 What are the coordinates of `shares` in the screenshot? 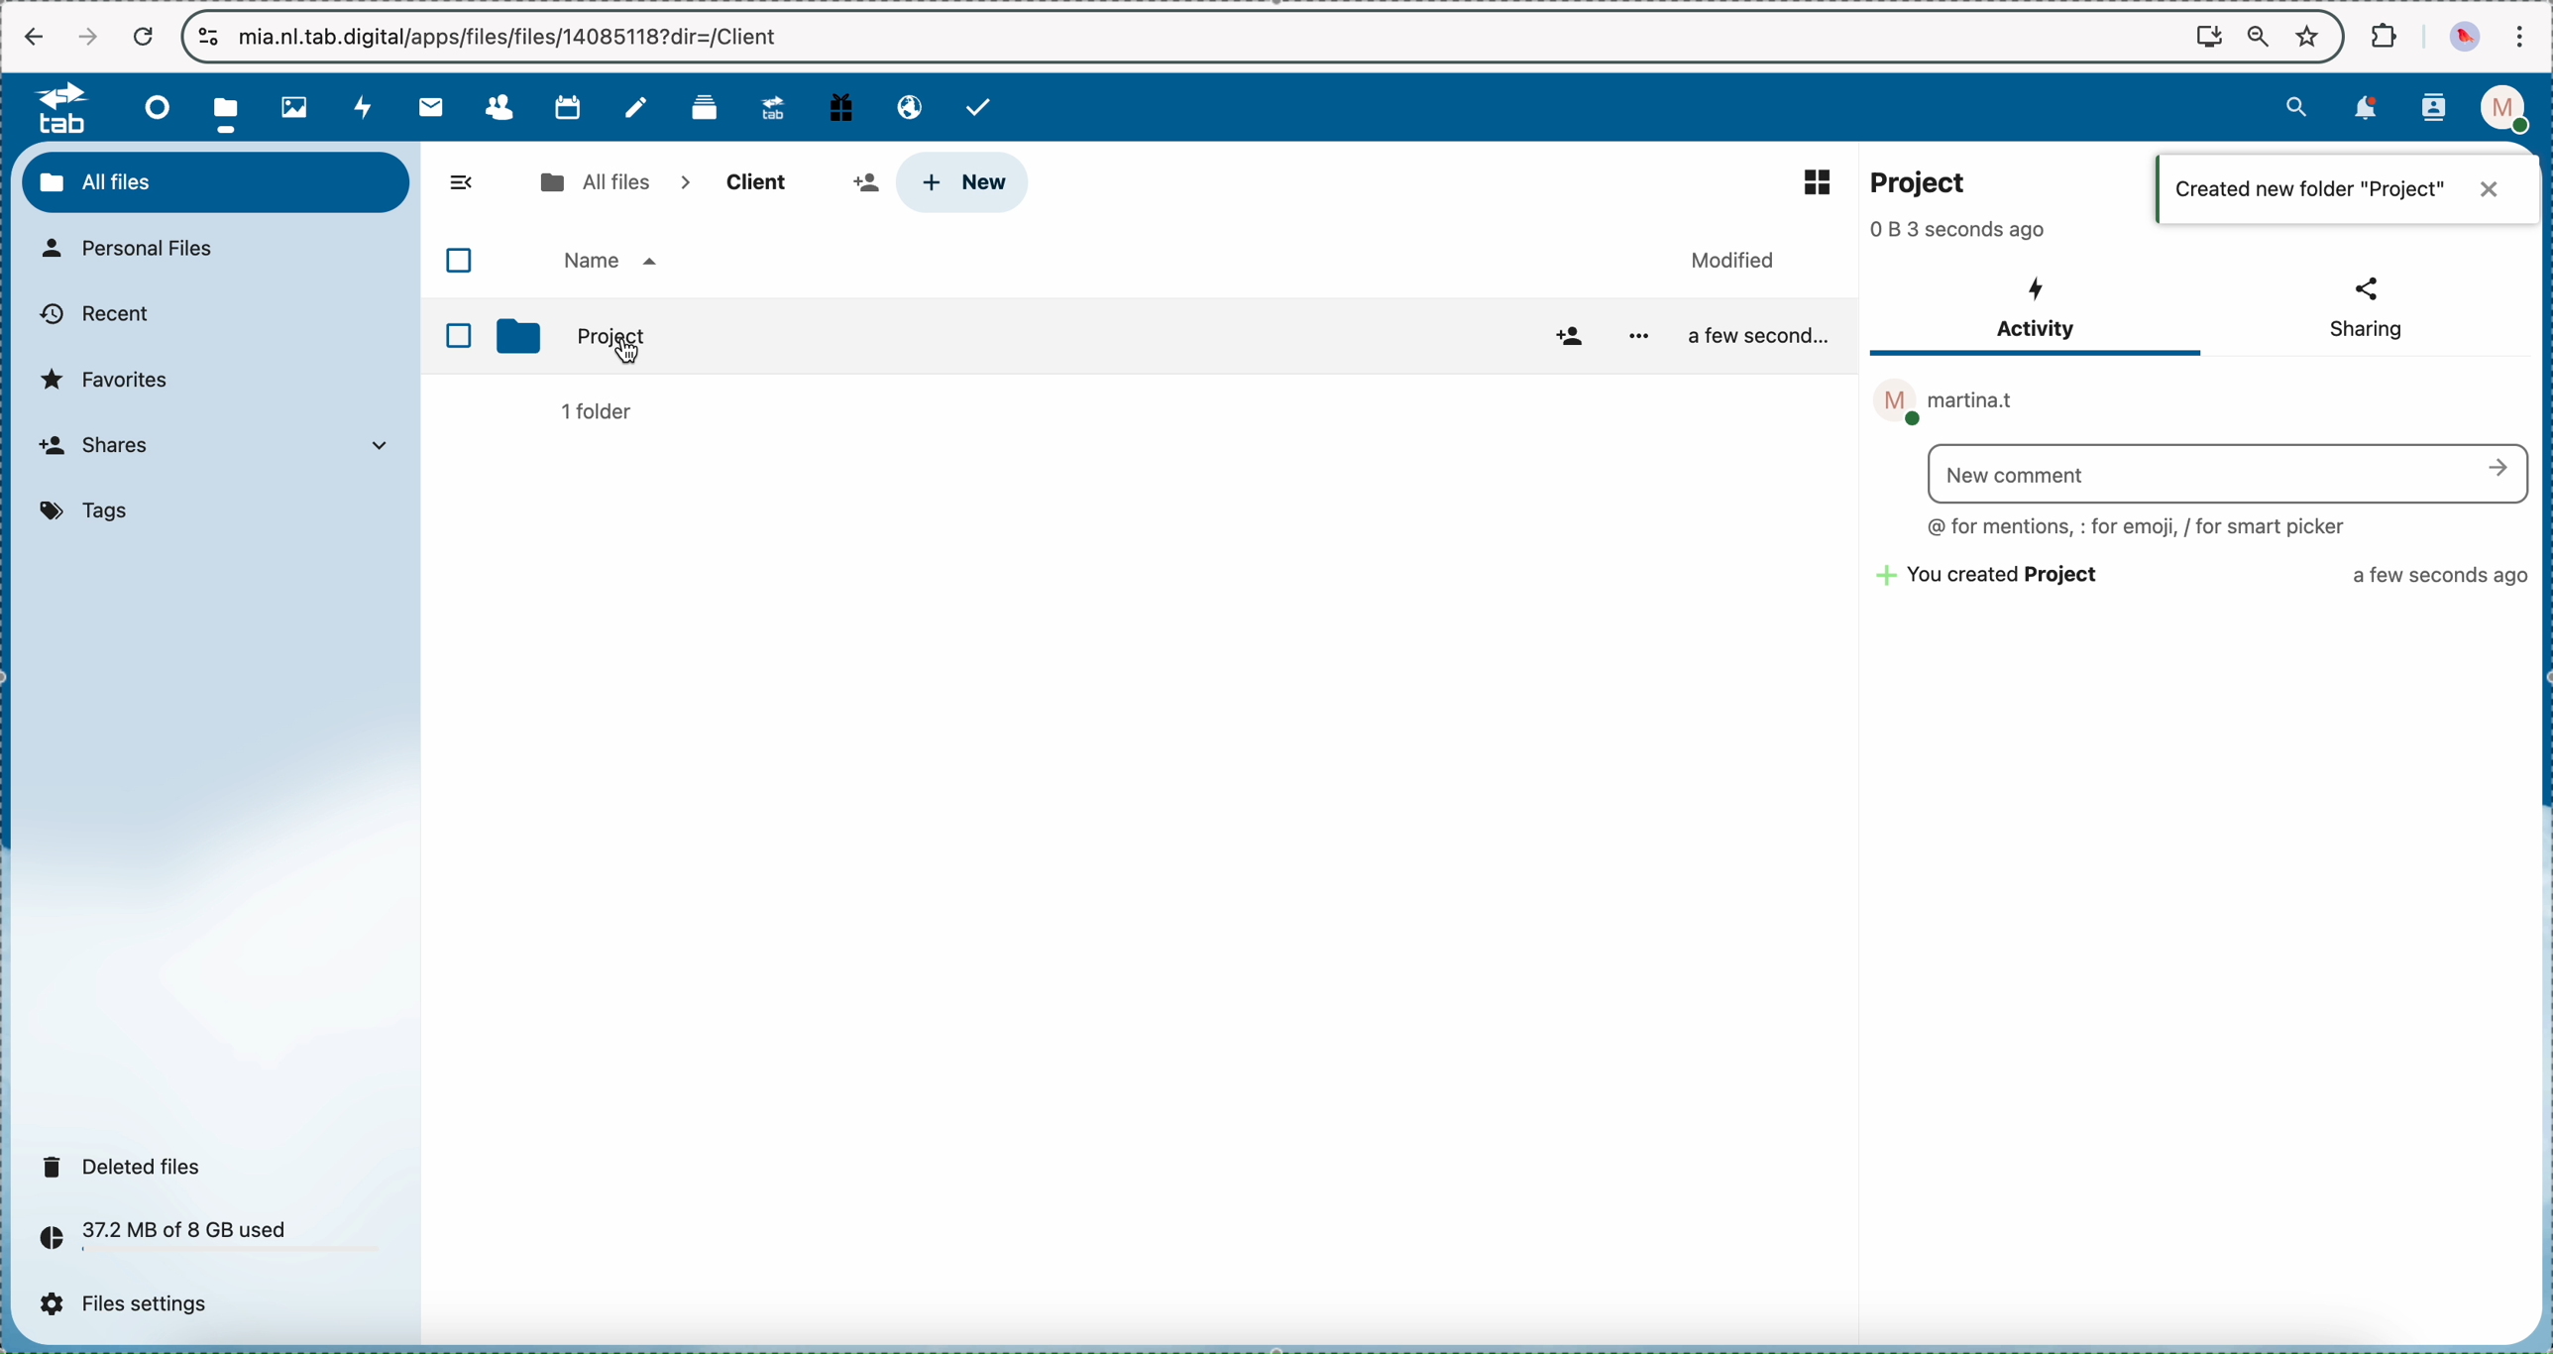 It's located at (223, 448).